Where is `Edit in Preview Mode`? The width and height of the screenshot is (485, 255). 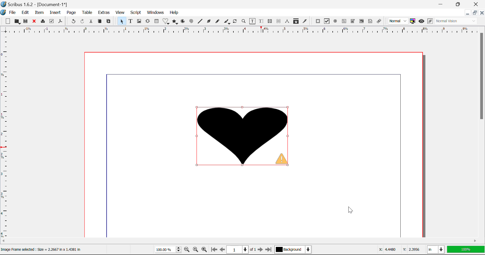
Edit in Preview Mode is located at coordinates (430, 21).